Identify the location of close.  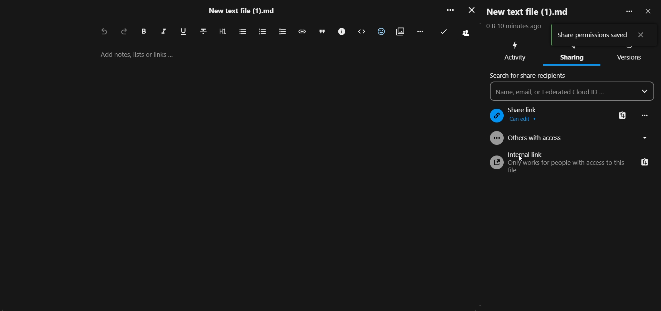
(640, 36).